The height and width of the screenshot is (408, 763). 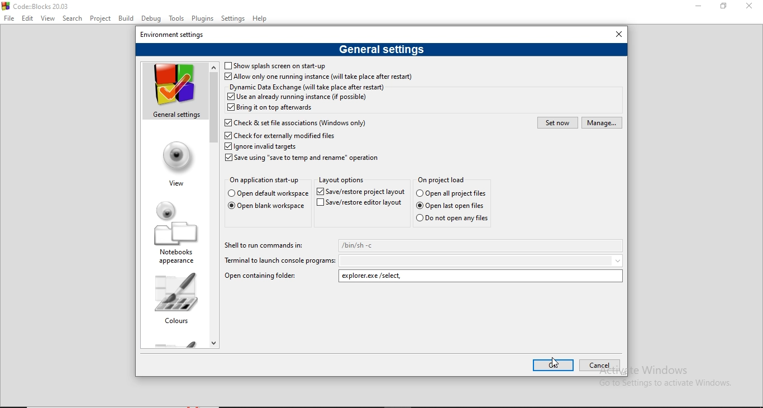 What do you see at coordinates (308, 87) in the screenshot?
I see `Dynamic Data Exchange (will take place after restart` at bounding box center [308, 87].